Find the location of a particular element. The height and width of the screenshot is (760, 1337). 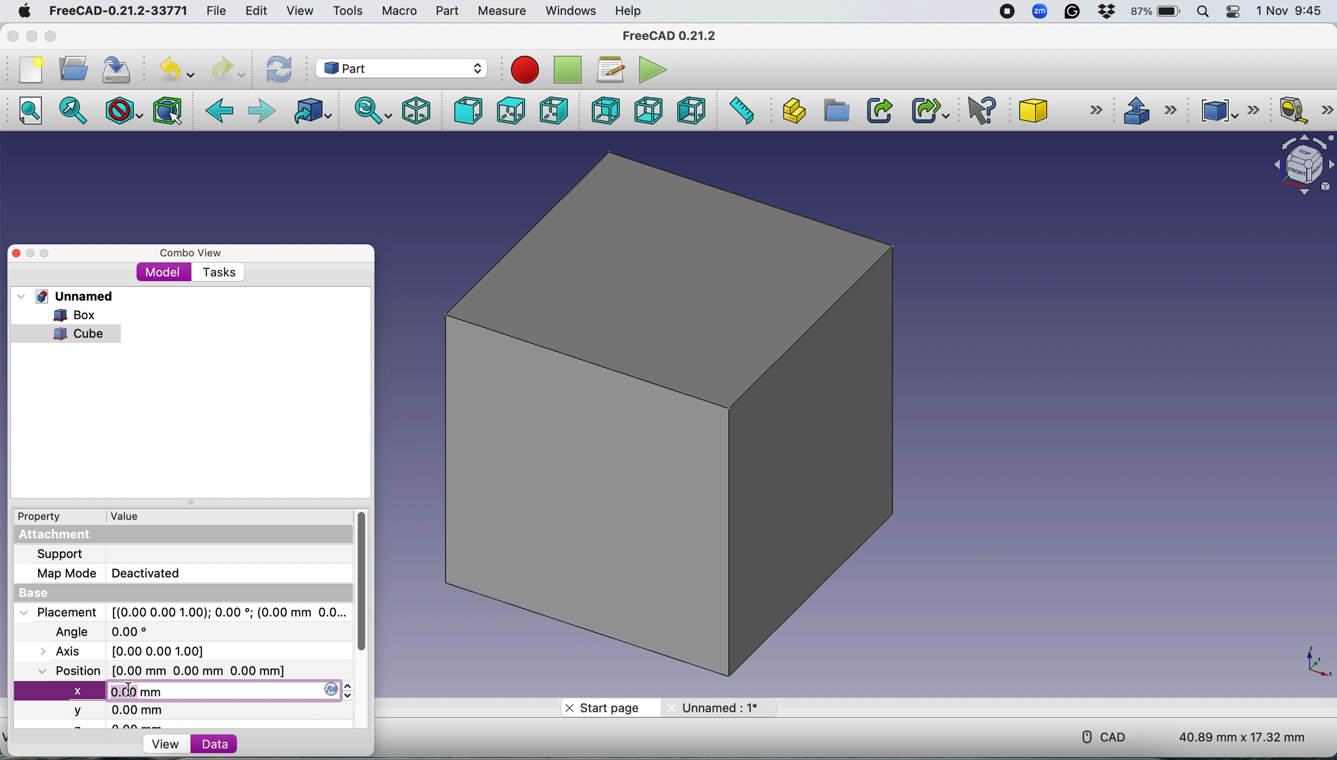

New is located at coordinates (30, 70).